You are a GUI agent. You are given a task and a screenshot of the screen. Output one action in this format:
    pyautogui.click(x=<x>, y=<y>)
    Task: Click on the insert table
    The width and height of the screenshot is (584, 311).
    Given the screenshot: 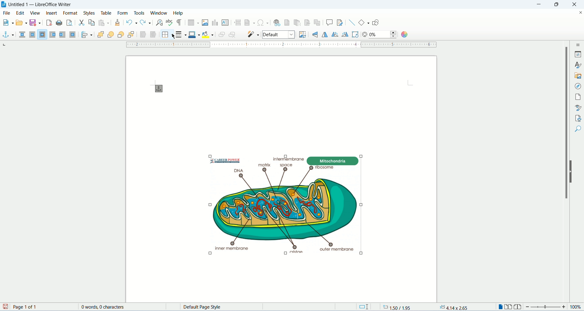 What is the action you would take?
    pyautogui.click(x=193, y=23)
    